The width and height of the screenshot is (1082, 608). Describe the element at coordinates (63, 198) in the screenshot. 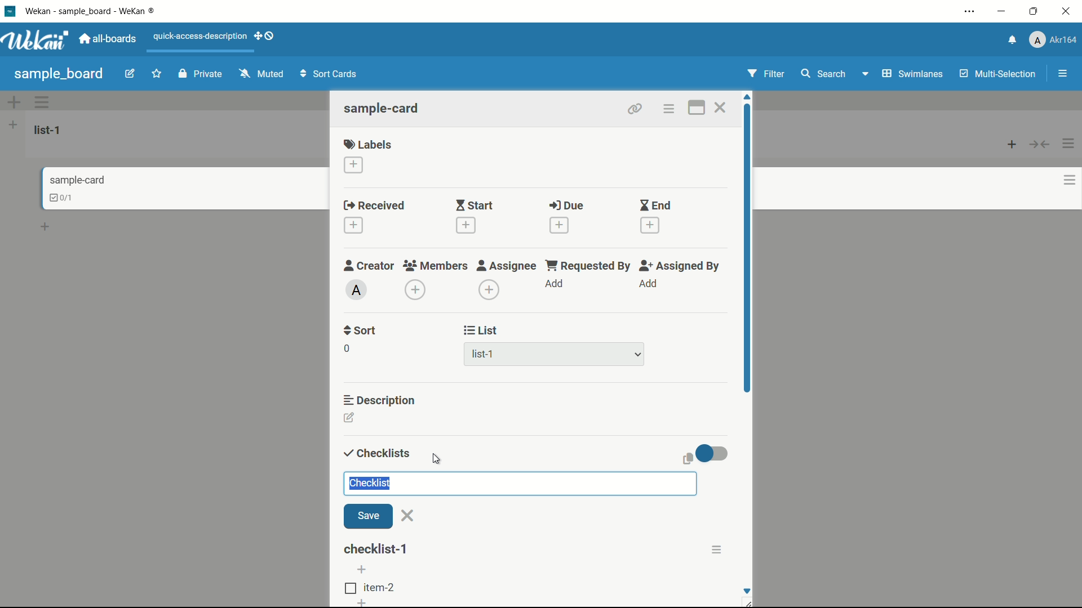

I see `cklist` at that location.